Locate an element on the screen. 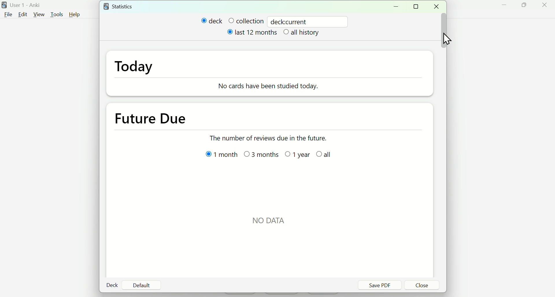  last 12 months is located at coordinates (253, 34).